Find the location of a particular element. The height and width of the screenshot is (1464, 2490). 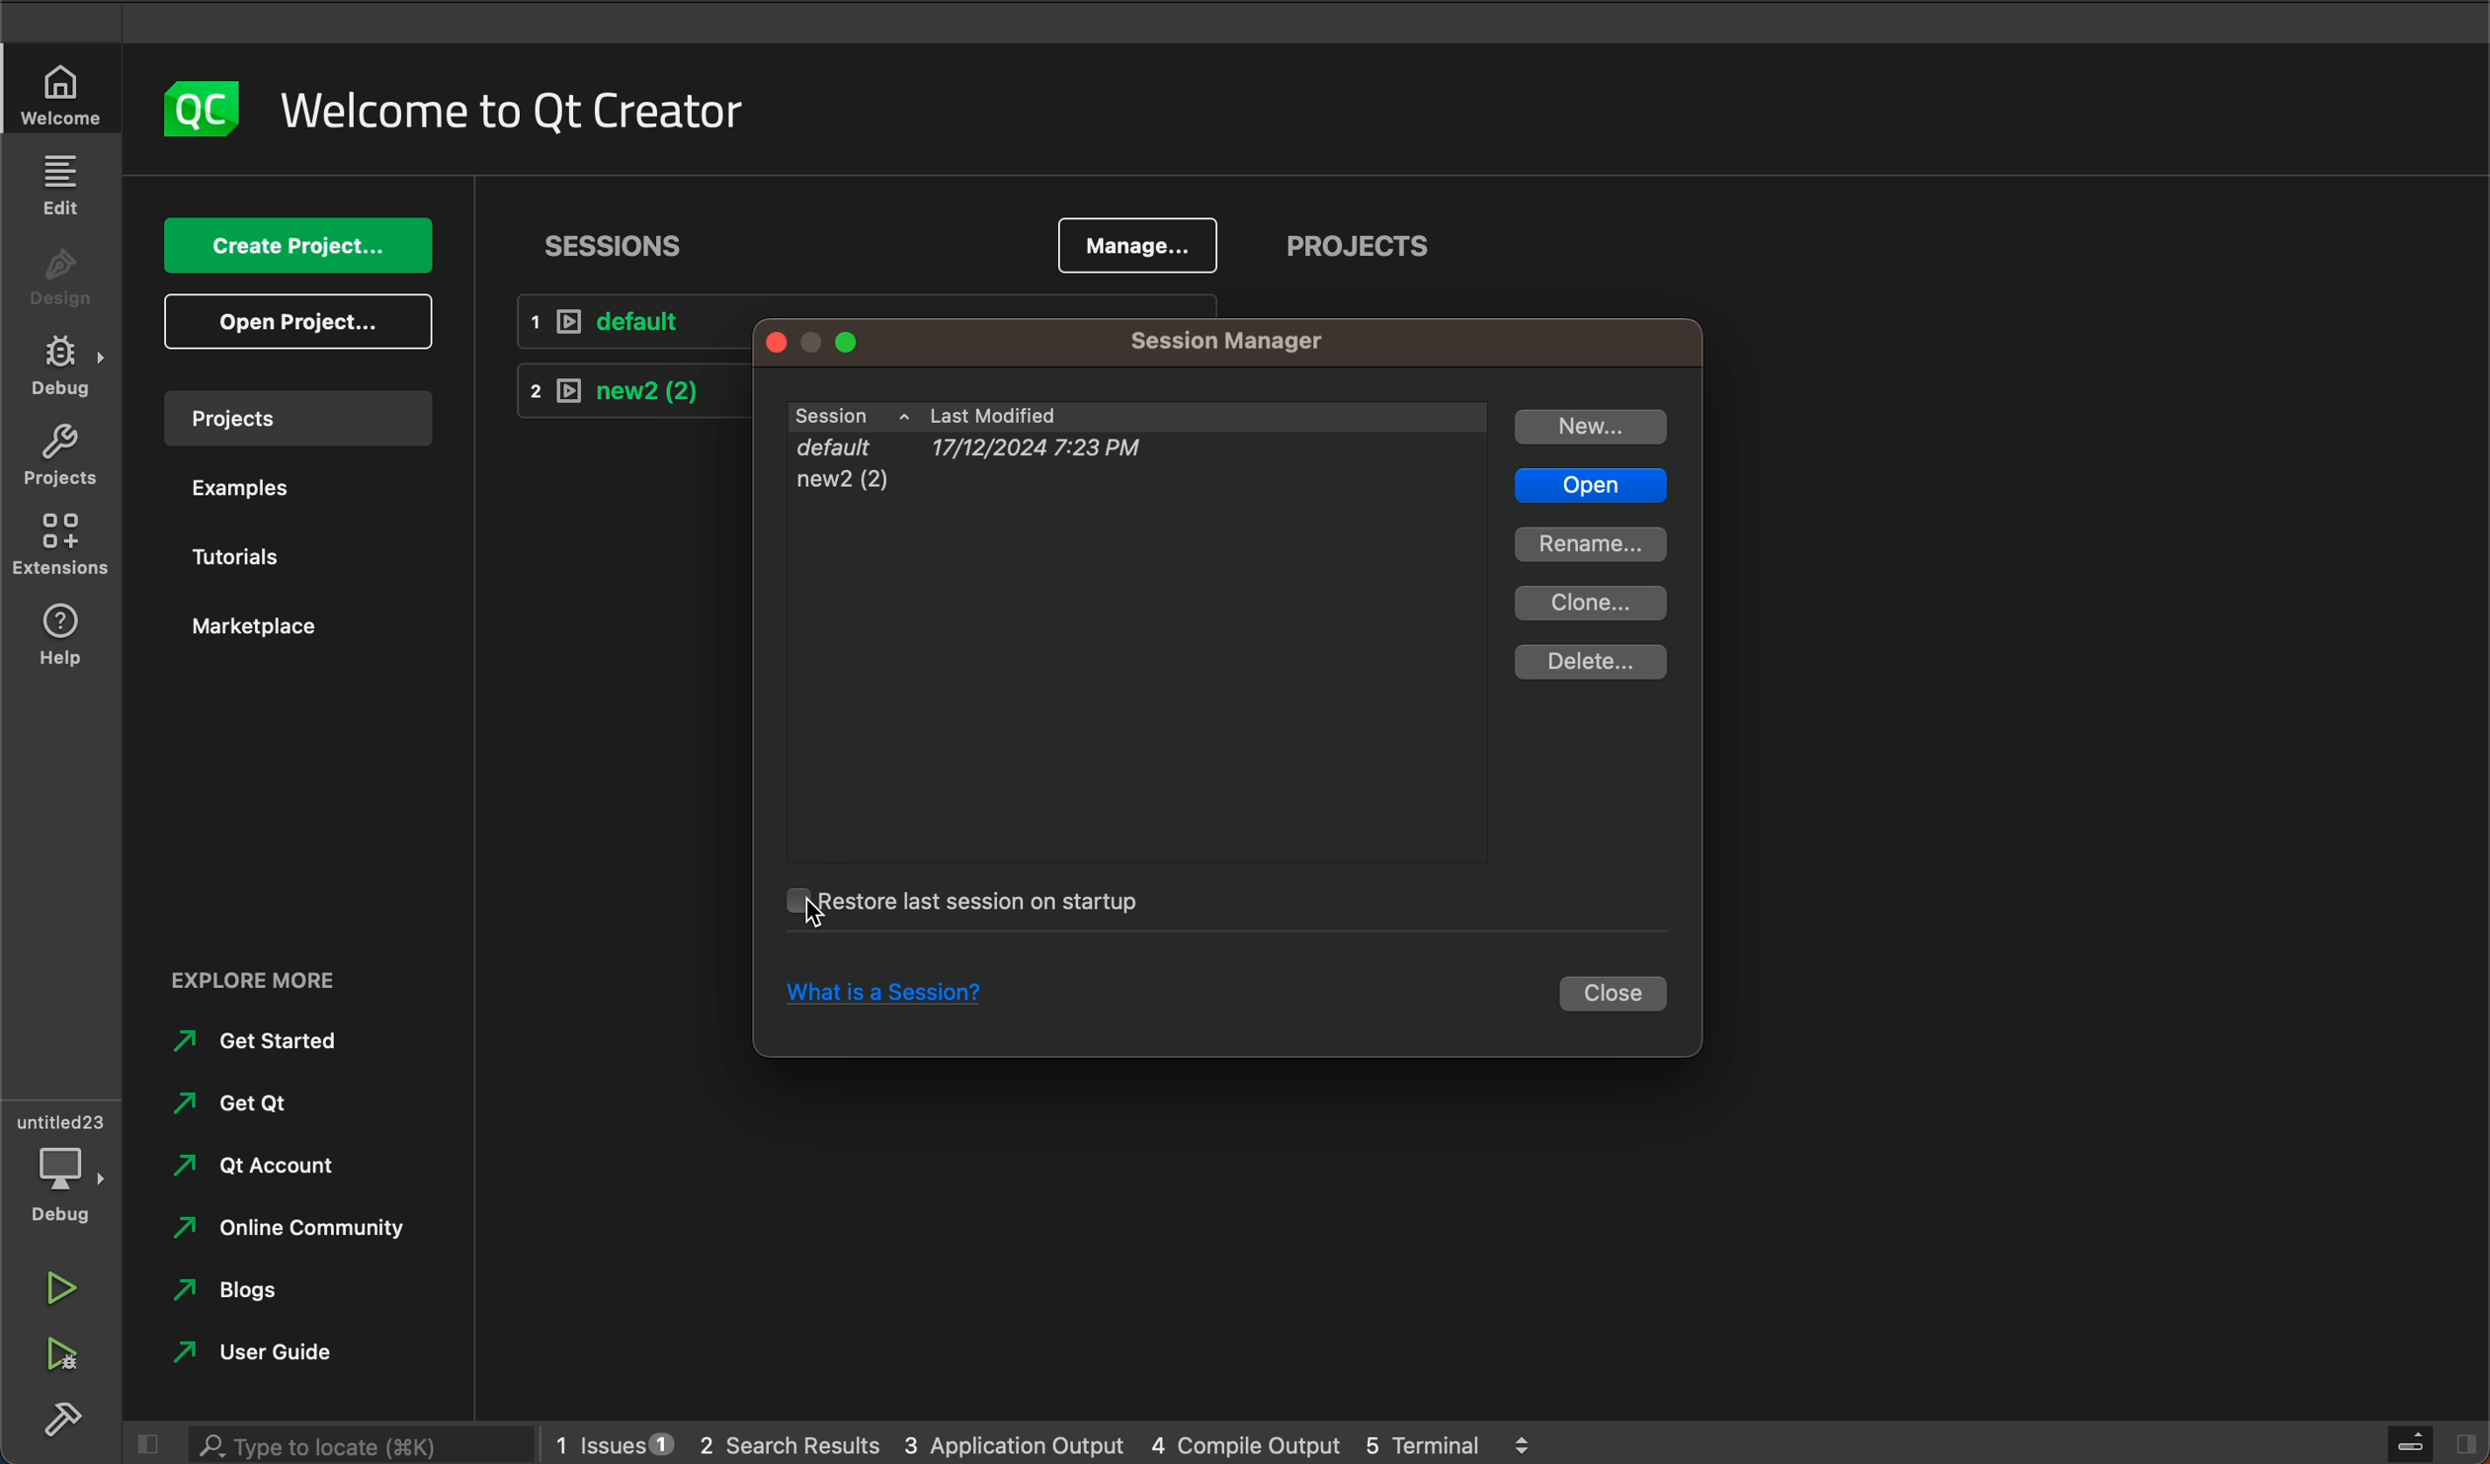

default is located at coordinates (1046, 447).